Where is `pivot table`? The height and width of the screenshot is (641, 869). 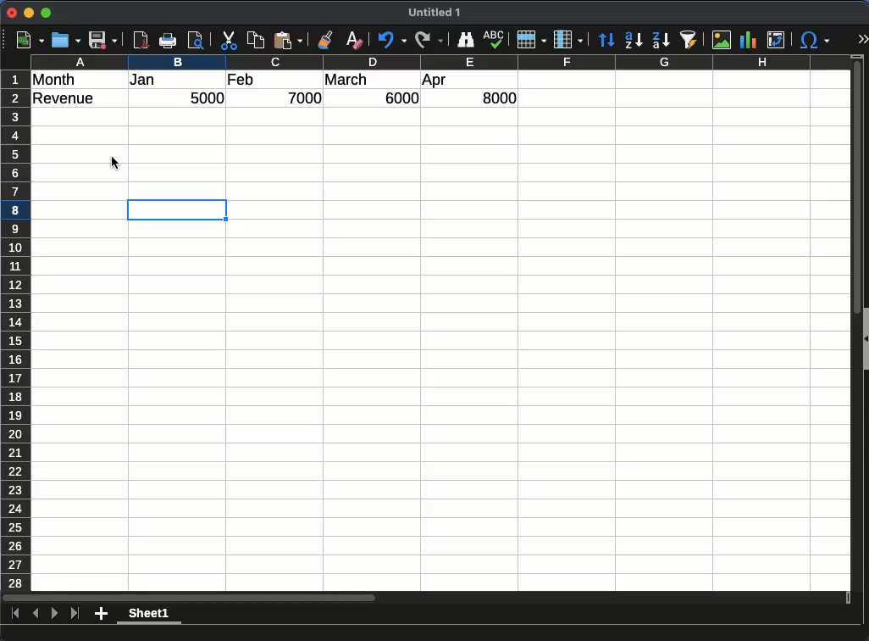 pivot table is located at coordinates (776, 40).